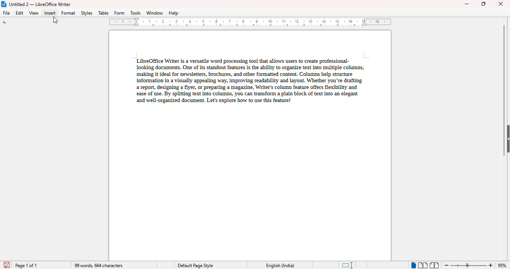  I want to click on tools, so click(136, 13).